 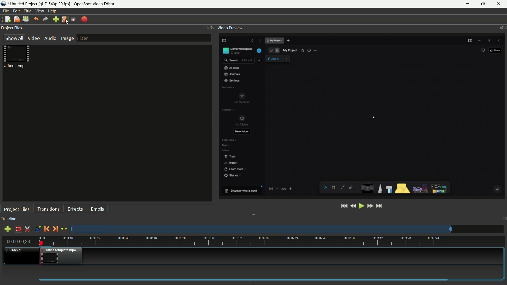 What do you see at coordinates (40, 11) in the screenshot?
I see `view menu` at bounding box center [40, 11].